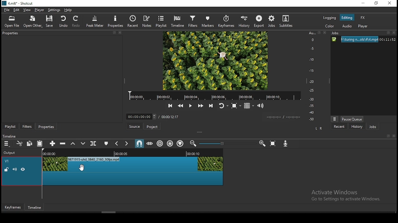 The image size is (398, 223). What do you see at coordinates (248, 107) in the screenshot?
I see `toggle grids display` at bounding box center [248, 107].